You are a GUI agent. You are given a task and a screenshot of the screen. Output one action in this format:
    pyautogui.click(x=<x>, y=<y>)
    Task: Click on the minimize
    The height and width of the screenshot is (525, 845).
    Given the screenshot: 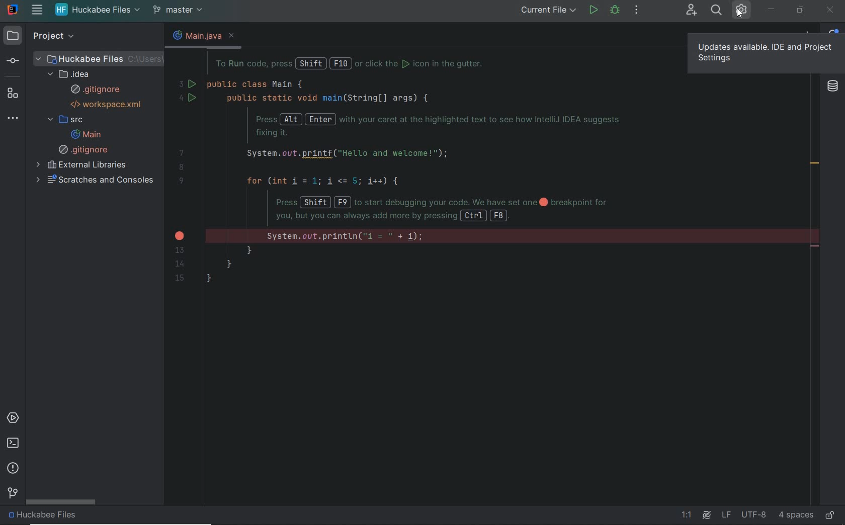 What is the action you would take?
    pyautogui.click(x=772, y=8)
    